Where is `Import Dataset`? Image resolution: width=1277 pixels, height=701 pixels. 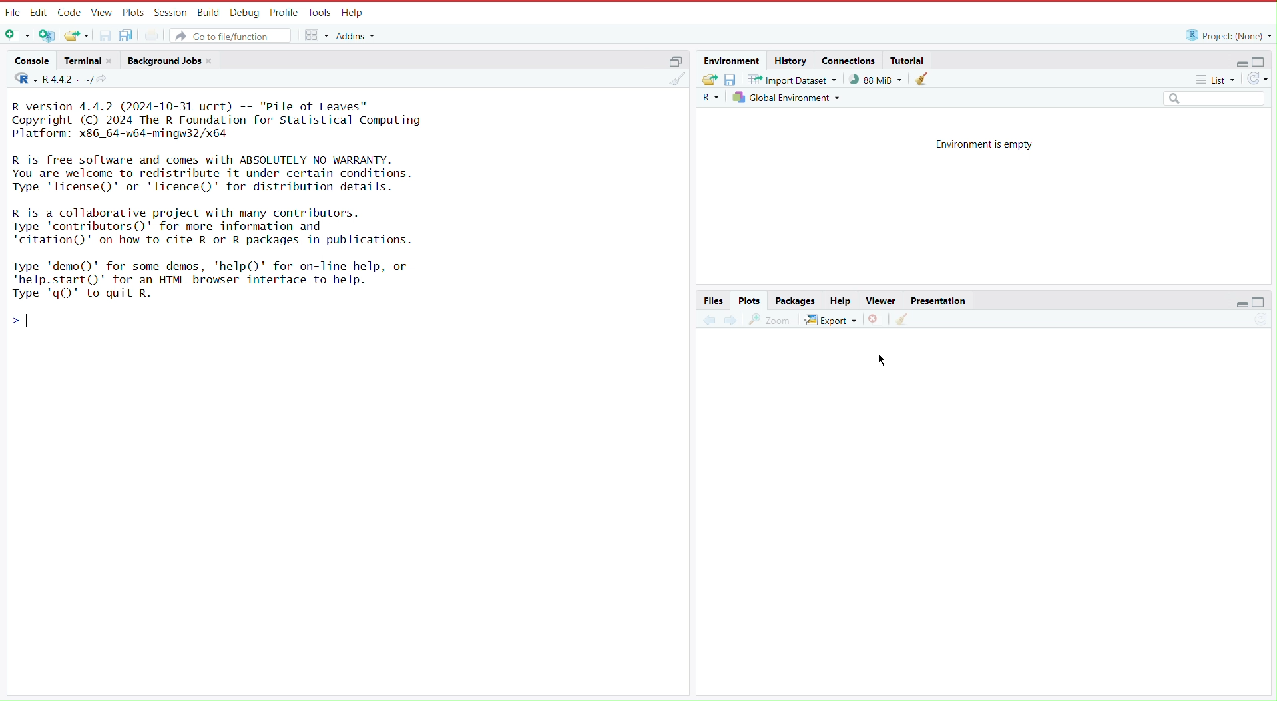
Import Dataset is located at coordinates (794, 79).